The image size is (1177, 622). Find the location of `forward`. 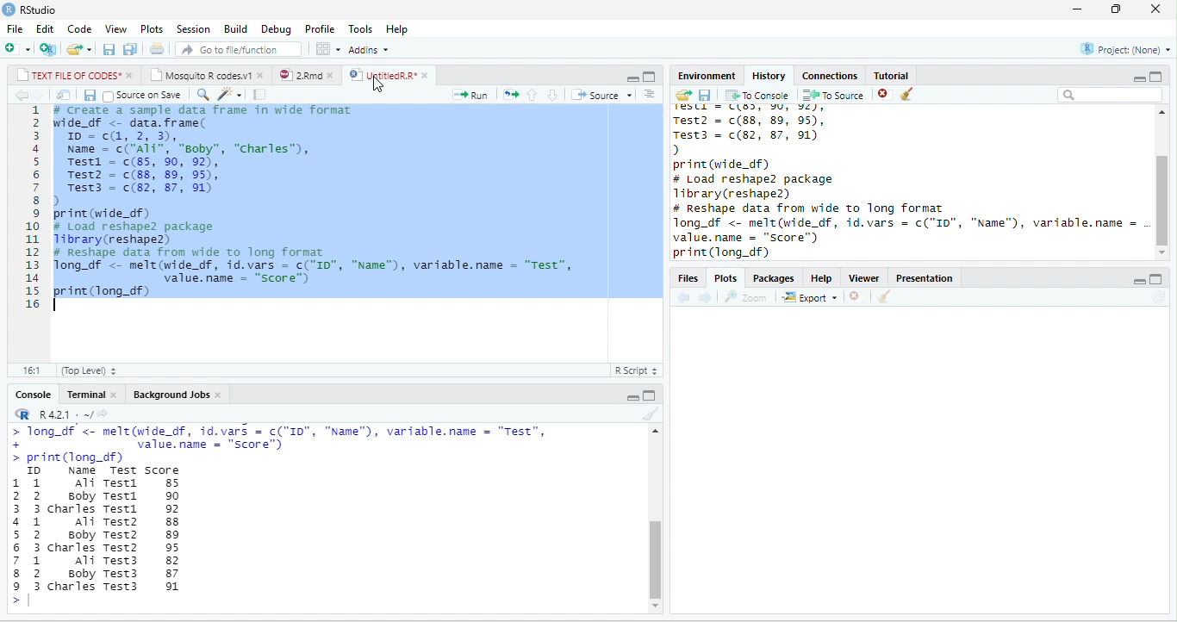

forward is located at coordinates (706, 297).